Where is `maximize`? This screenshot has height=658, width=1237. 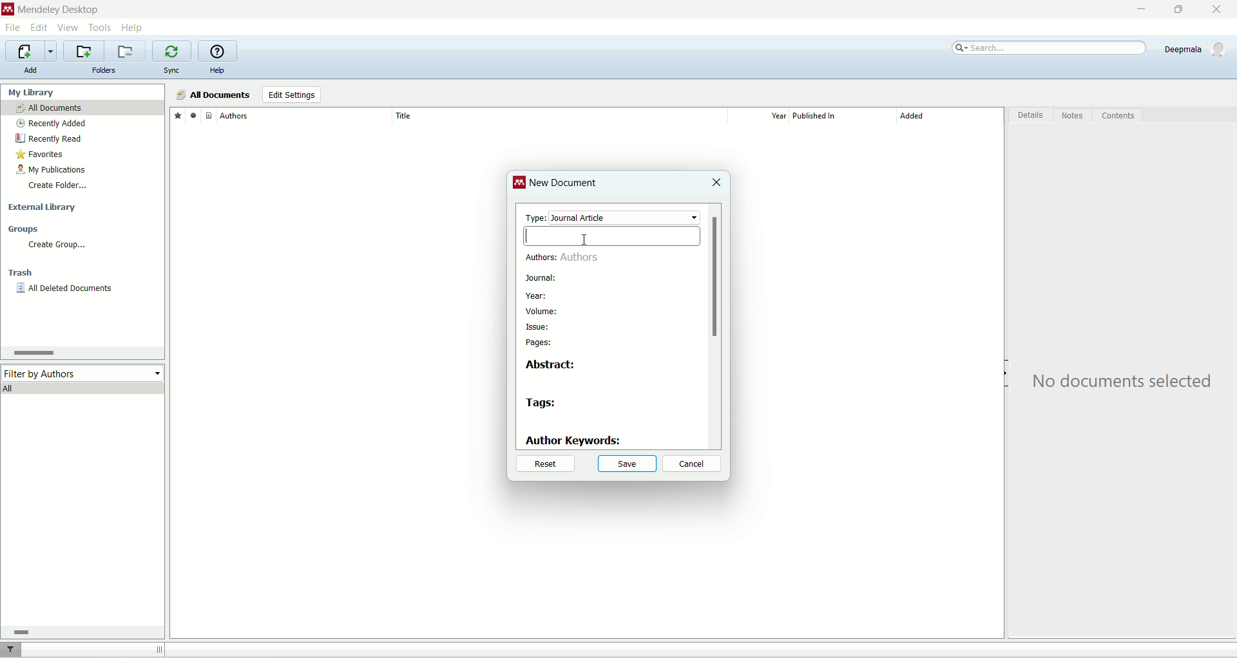 maximize is located at coordinates (1176, 10).